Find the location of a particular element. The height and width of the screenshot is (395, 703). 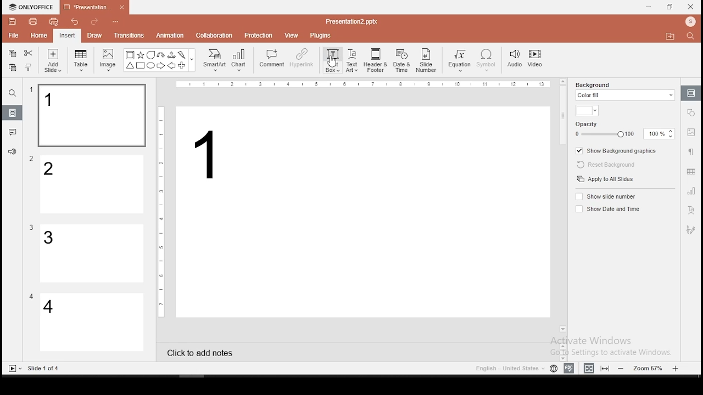

Circle is located at coordinates (152, 65).